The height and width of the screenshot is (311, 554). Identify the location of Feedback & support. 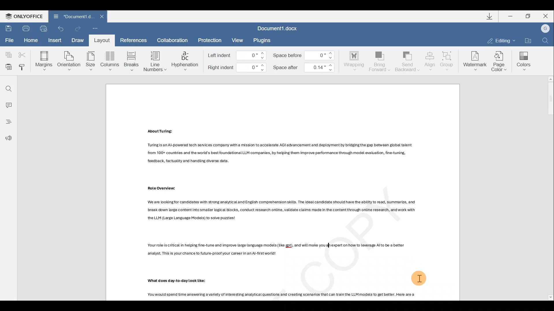
(8, 139).